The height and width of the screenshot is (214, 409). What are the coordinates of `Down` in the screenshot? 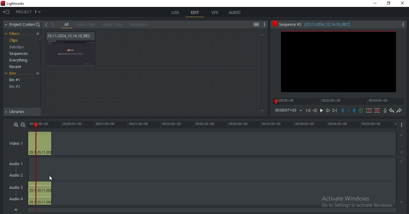 It's located at (402, 152).